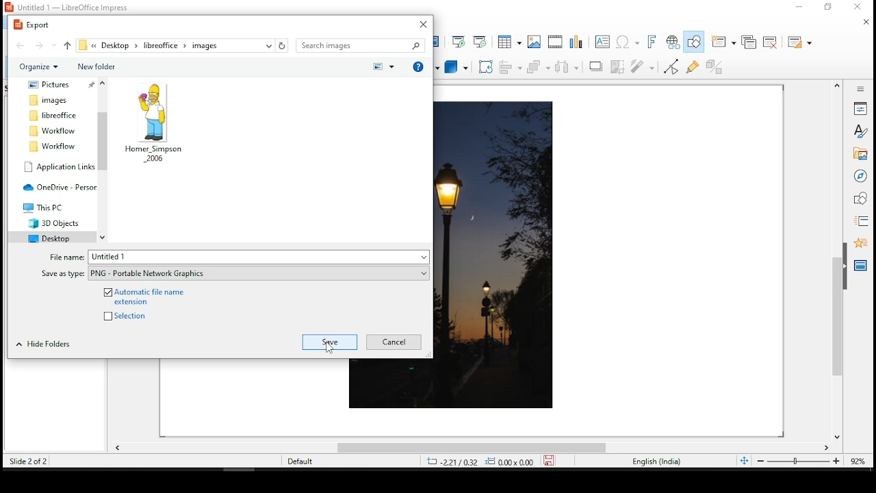 The width and height of the screenshot is (876, 493). Describe the element at coordinates (800, 42) in the screenshot. I see `slide layout` at that location.